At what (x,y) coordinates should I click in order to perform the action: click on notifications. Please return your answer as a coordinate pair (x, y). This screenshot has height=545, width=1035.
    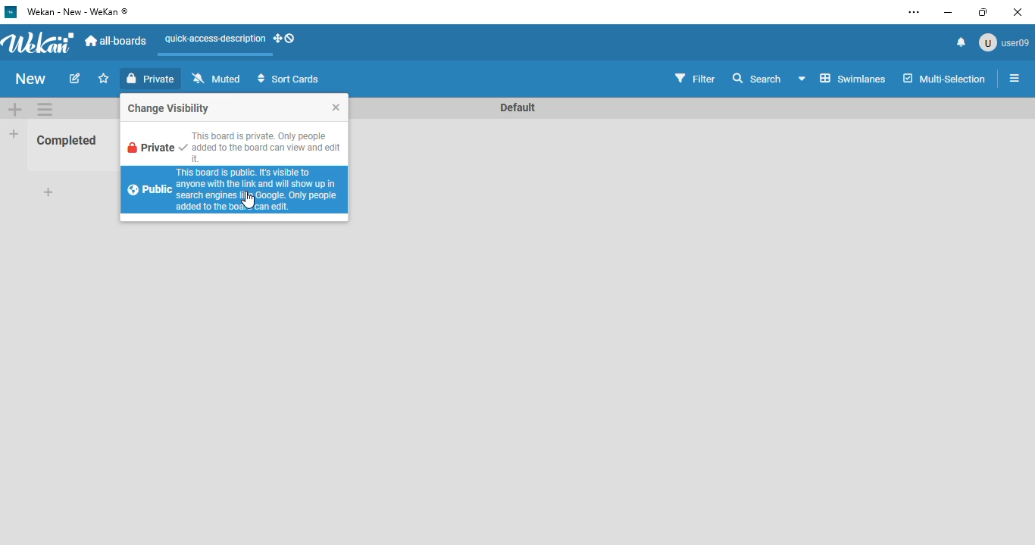
    Looking at the image, I should click on (962, 42).